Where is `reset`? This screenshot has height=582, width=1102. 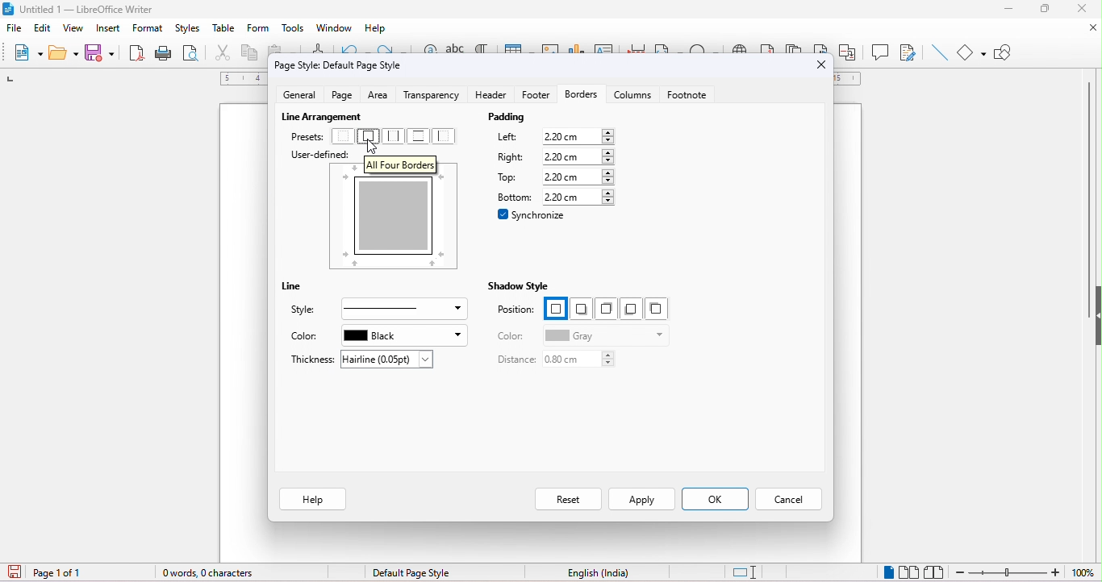
reset is located at coordinates (566, 497).